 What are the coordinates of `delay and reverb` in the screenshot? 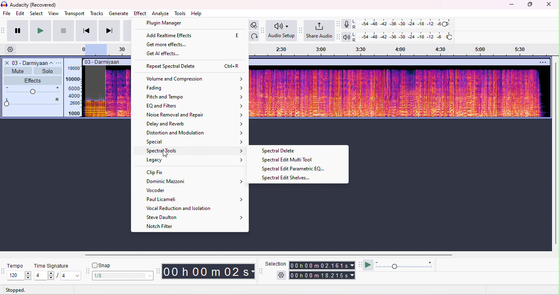 It's located at (195, 124).